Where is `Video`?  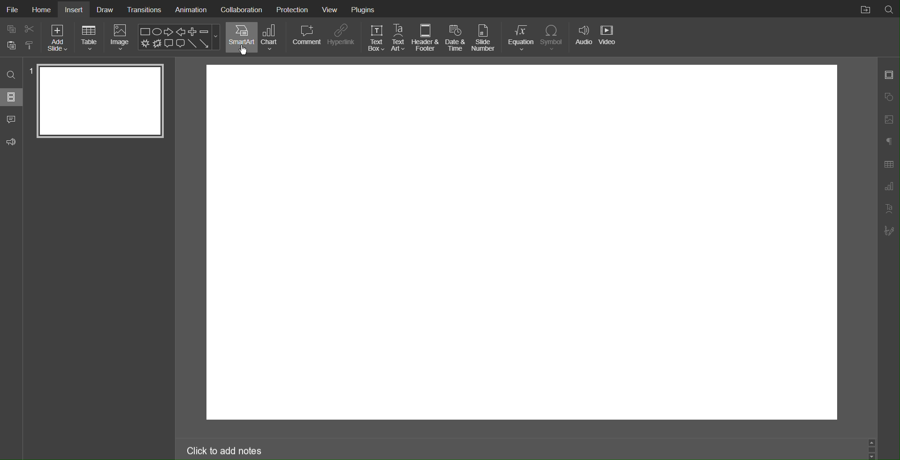 Video is located at coordinates (609, 34).